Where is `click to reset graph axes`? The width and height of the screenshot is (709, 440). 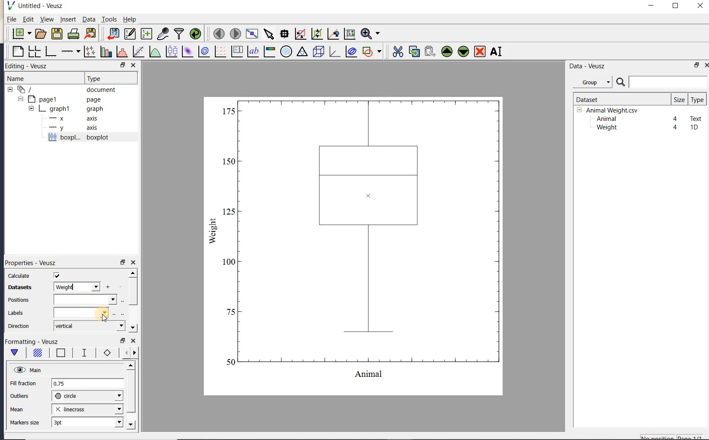
click to reset graph axes is located at coordinates (349, 34).